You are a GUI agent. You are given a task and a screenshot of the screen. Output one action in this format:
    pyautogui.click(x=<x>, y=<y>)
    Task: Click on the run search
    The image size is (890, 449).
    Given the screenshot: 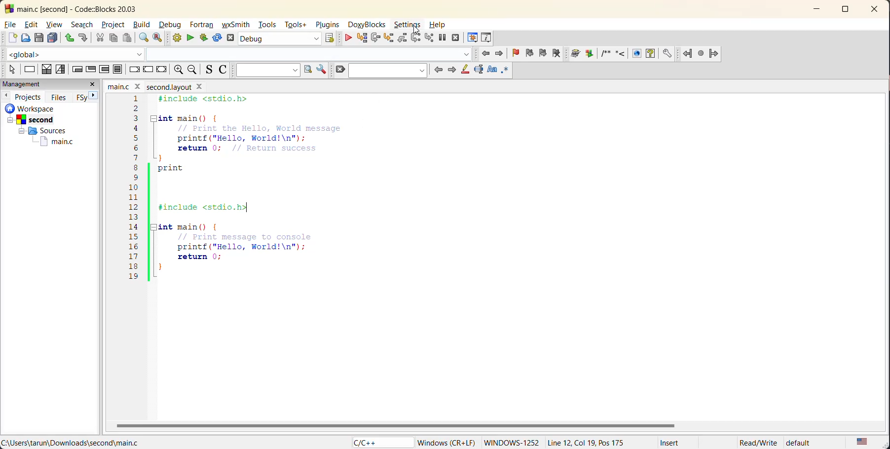 What is the action you would take?
    pyautogui.click(x=308, y=70)
    